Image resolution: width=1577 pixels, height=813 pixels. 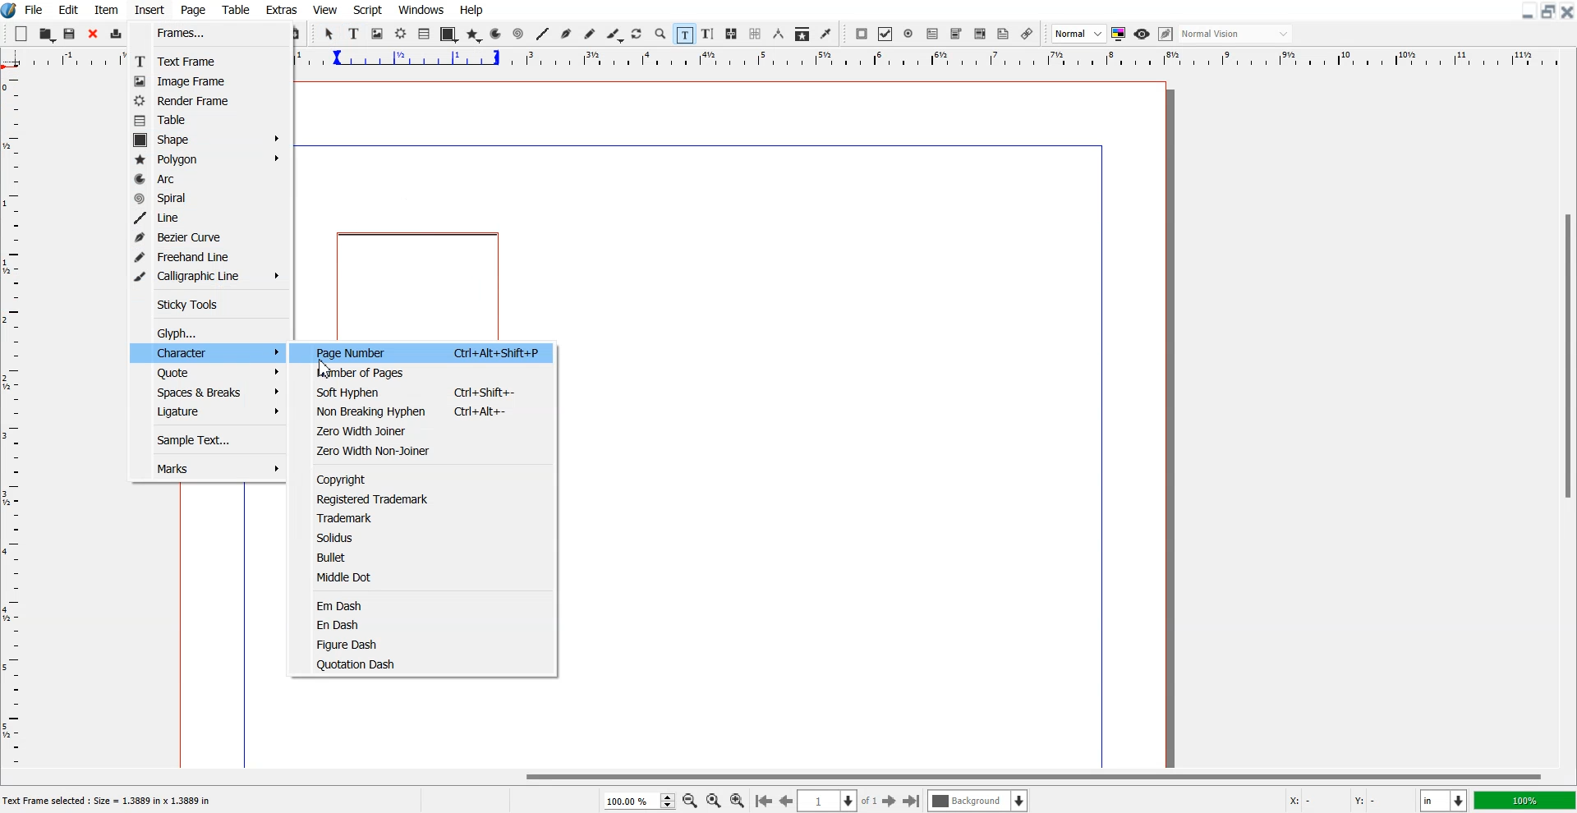 I want to click on Item, so click(x=106, y=10).